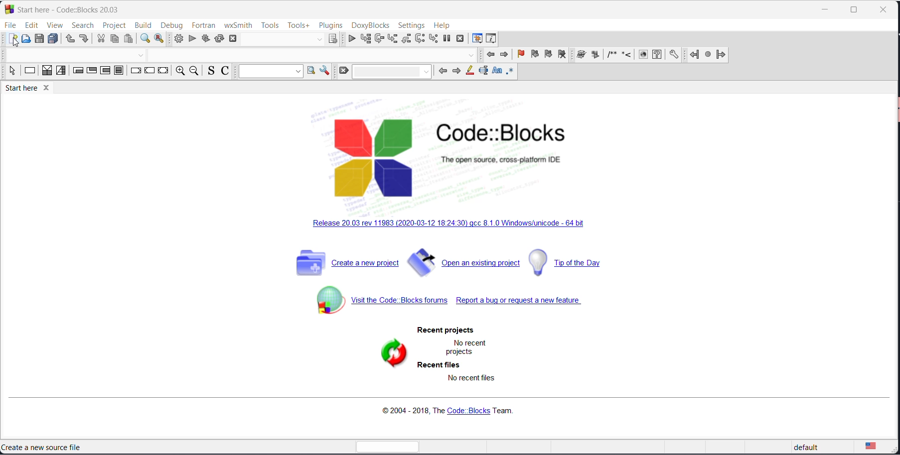  What do you see at coordinates (62, 73) in the screenshot?
I see `selection` at bounding box center [62, 73].